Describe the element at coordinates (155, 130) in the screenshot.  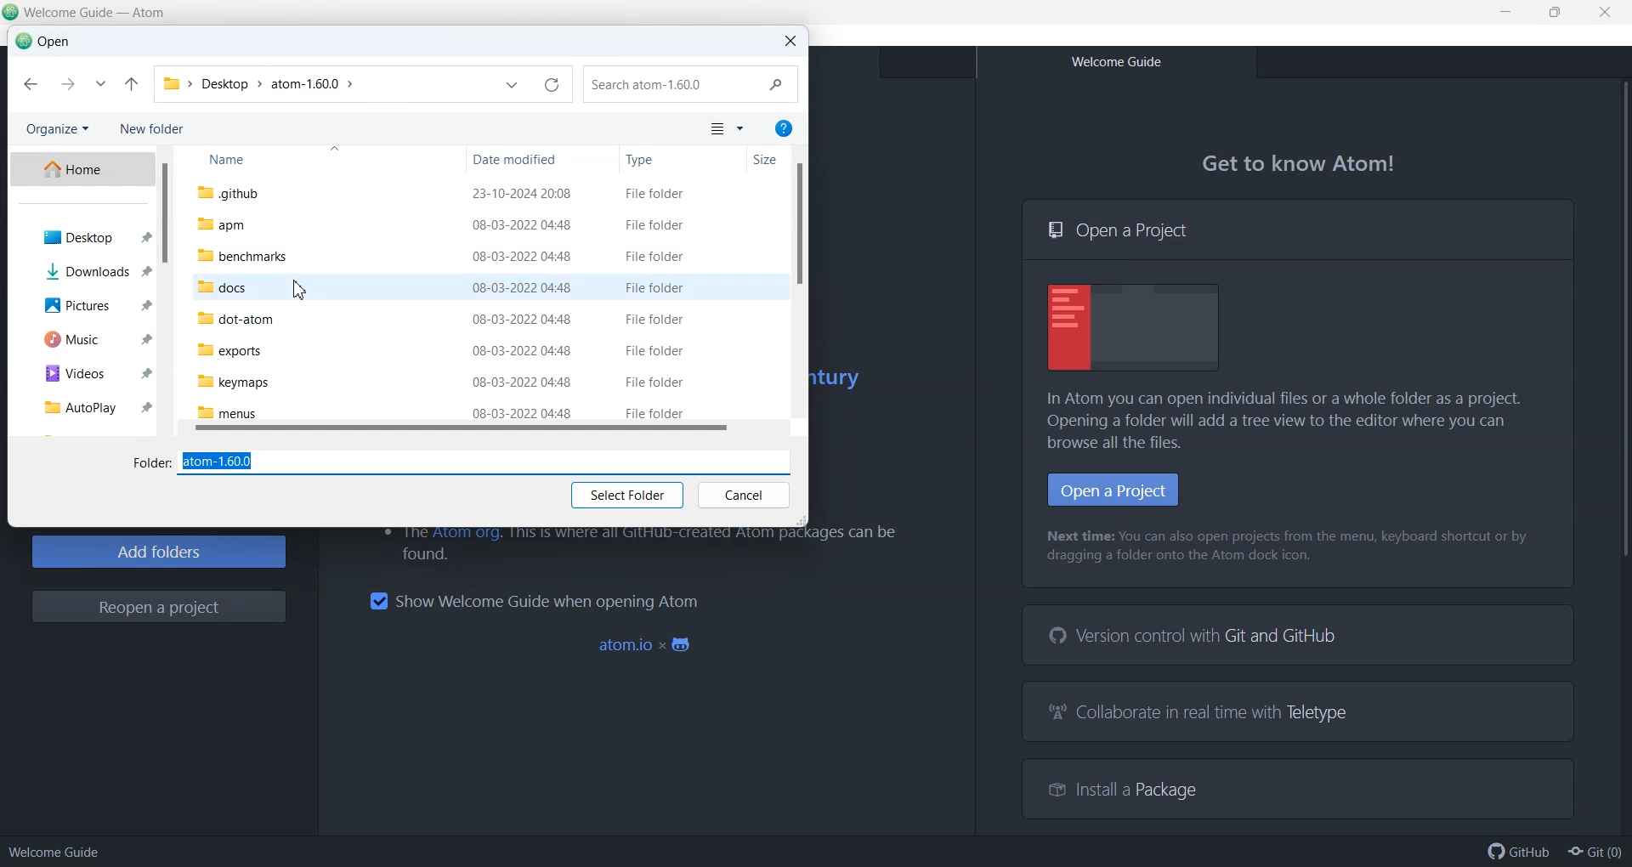
I see `New folder` at that location.